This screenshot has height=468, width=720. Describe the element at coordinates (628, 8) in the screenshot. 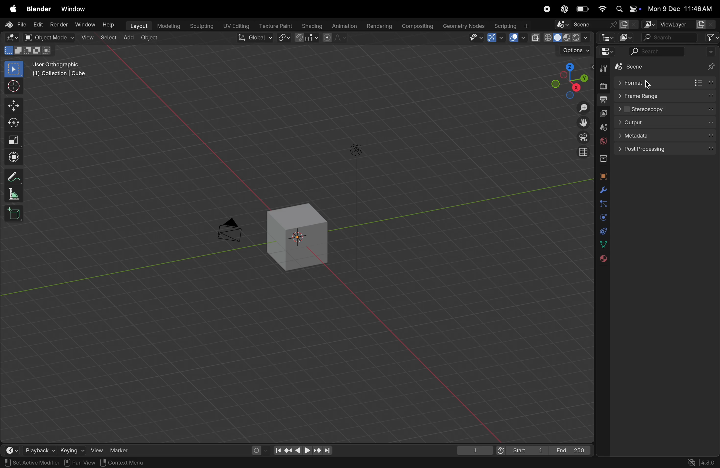

I see `apple widgets` at that location.